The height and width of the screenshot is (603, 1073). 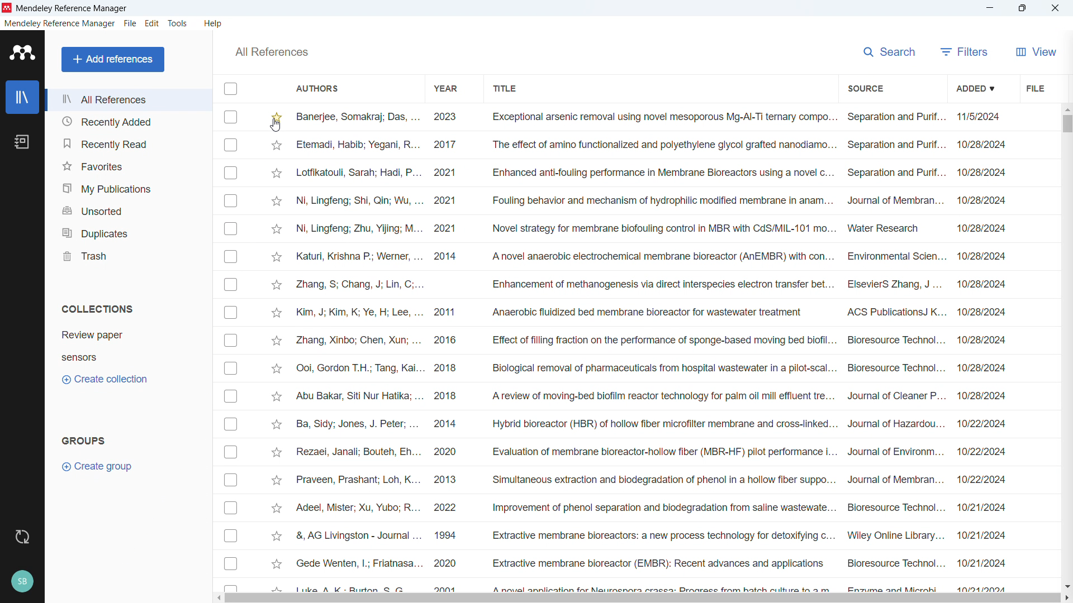 I want to click on Groups , so click(x=84, y=440).